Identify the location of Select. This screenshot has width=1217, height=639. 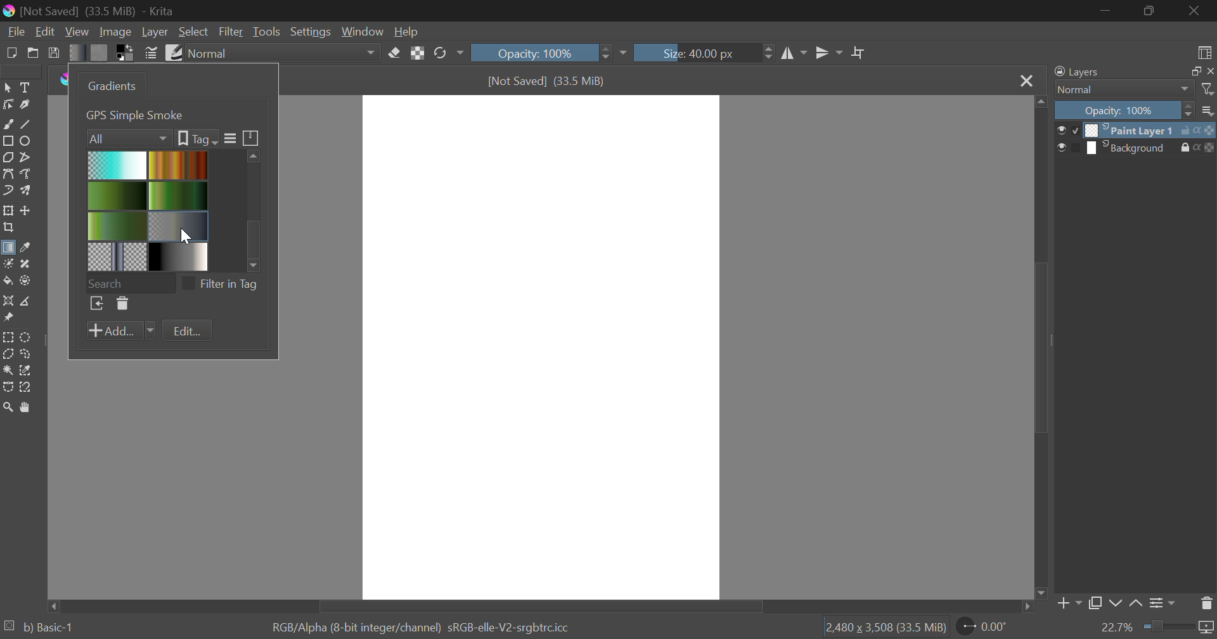
(8, 86).